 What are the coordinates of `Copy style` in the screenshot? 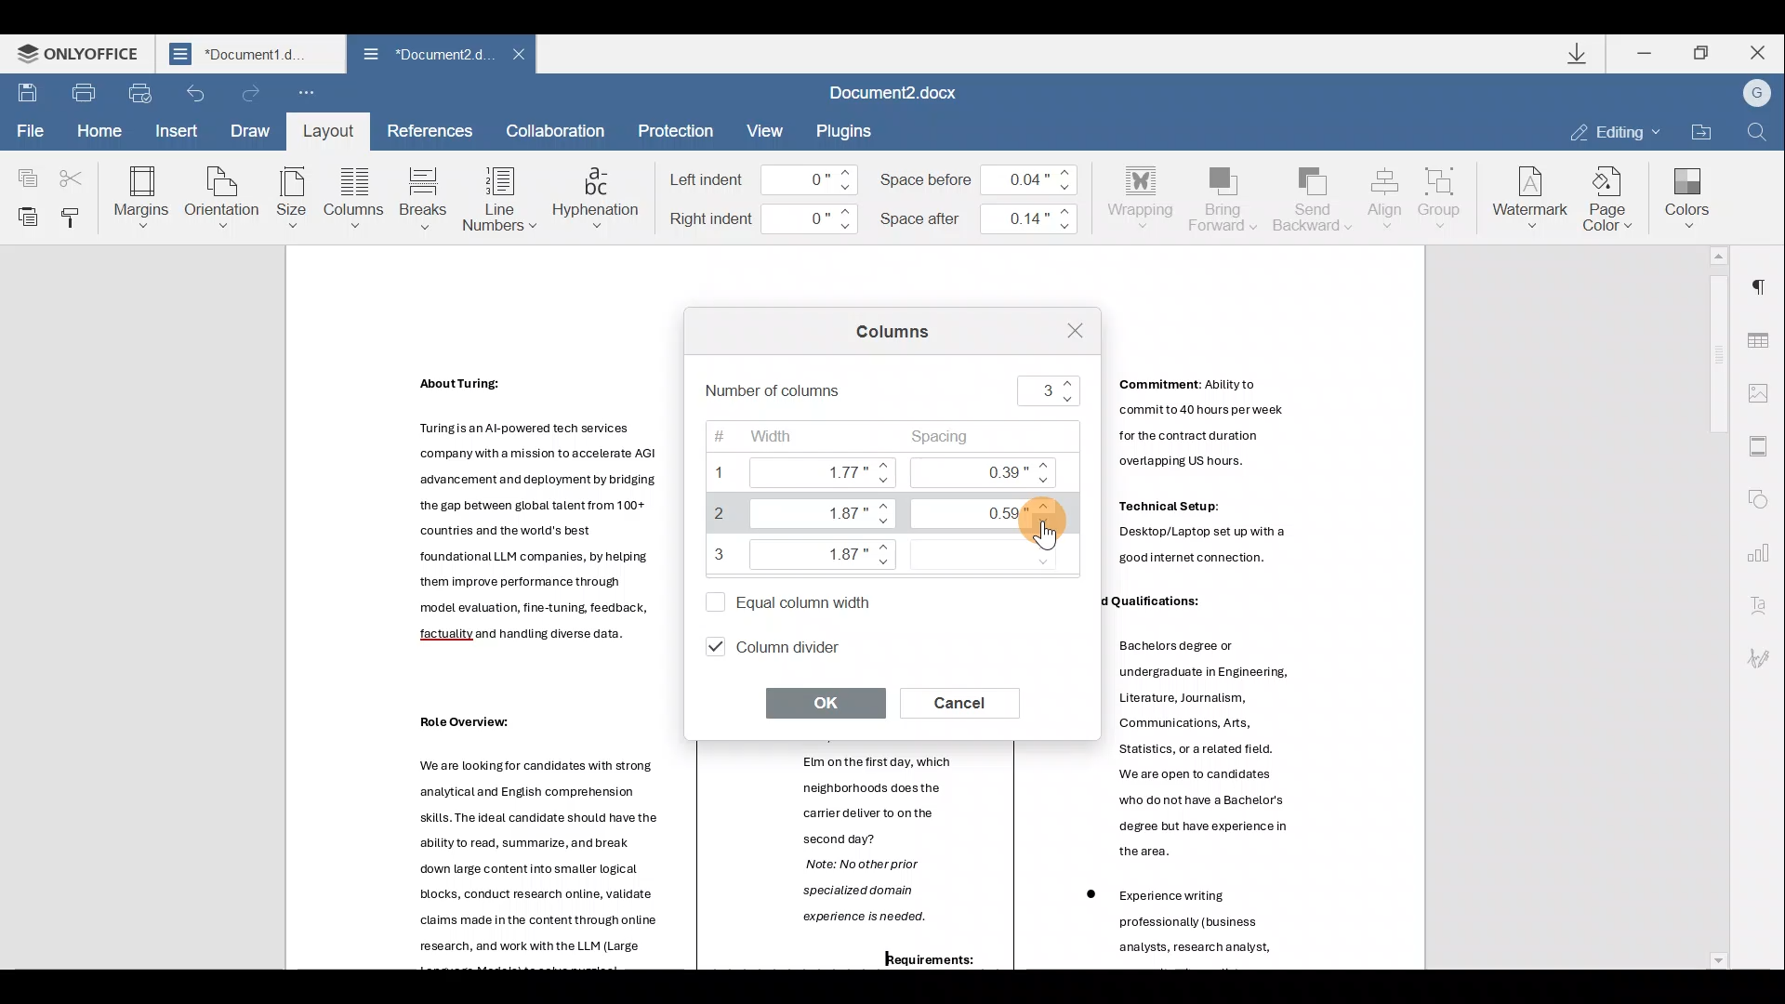 It's located at (73, 213).